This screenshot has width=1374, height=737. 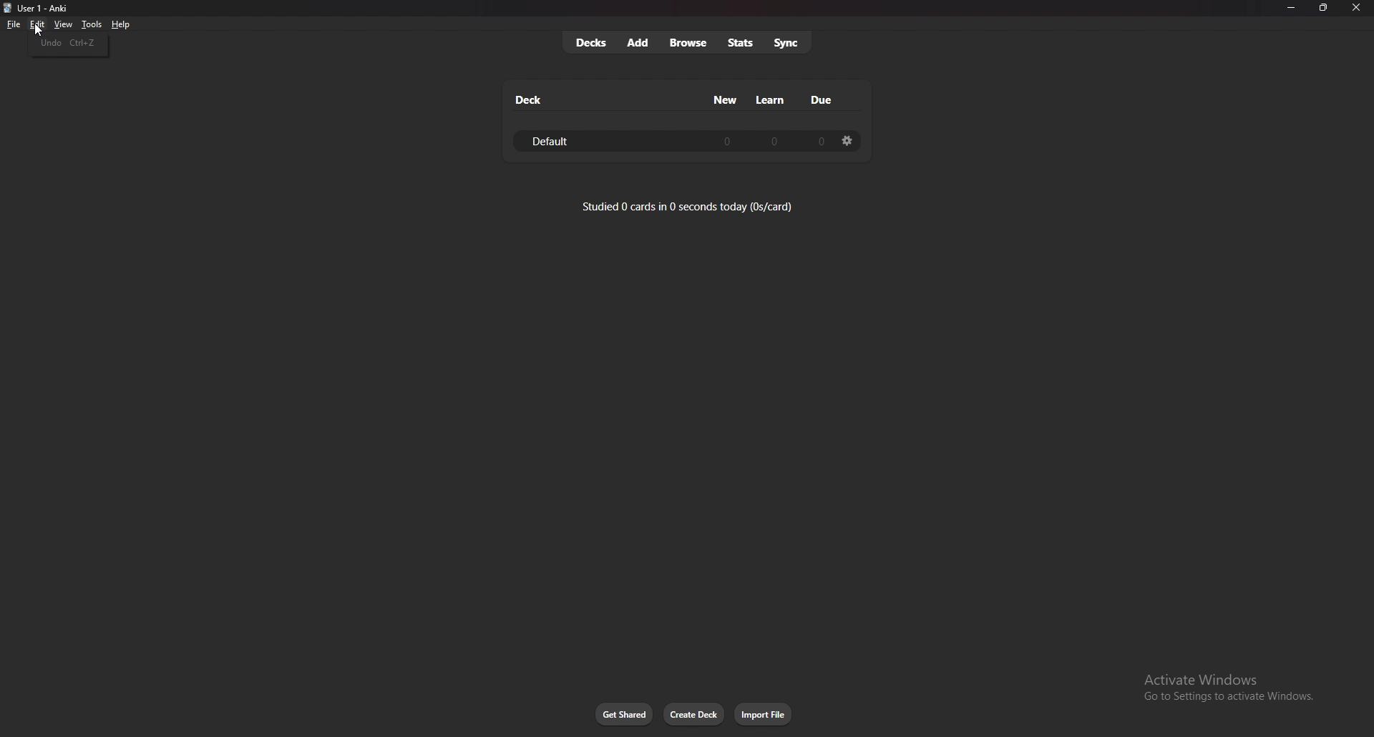 What do you see at coordinates (765, 714) in the screenshot?
I see `import file` at bounding box center [765, 714].